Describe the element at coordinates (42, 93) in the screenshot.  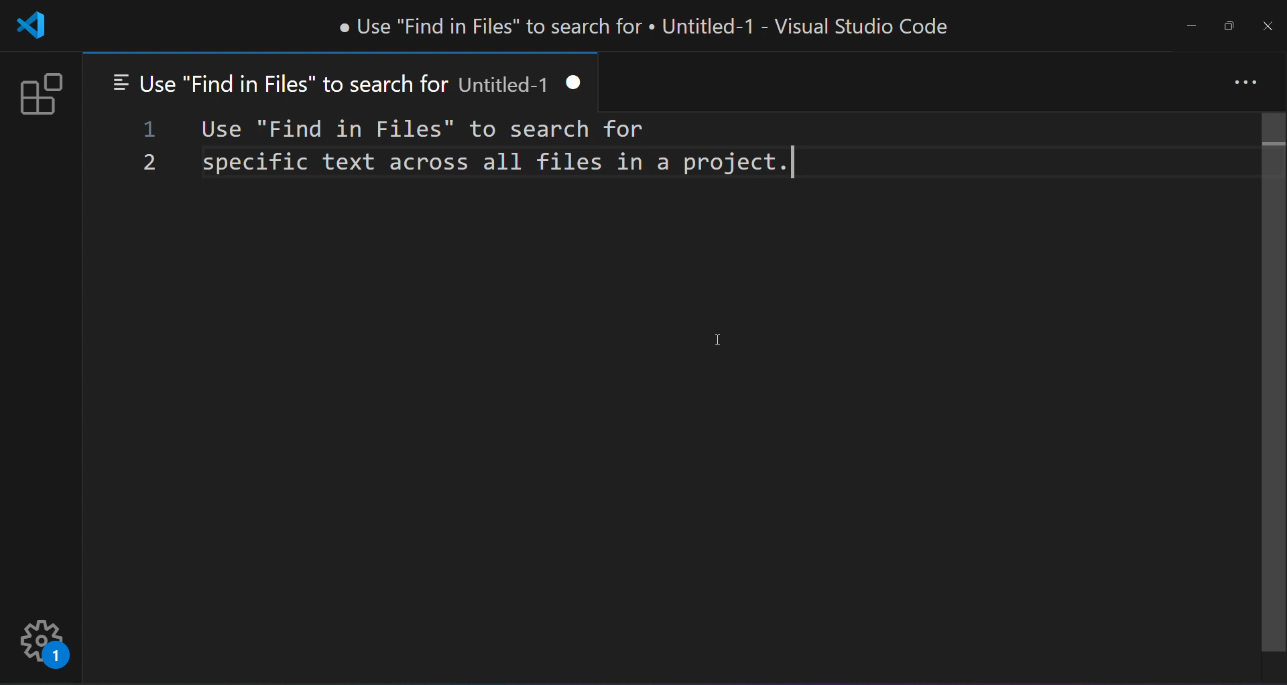
I see `extension` at that location.